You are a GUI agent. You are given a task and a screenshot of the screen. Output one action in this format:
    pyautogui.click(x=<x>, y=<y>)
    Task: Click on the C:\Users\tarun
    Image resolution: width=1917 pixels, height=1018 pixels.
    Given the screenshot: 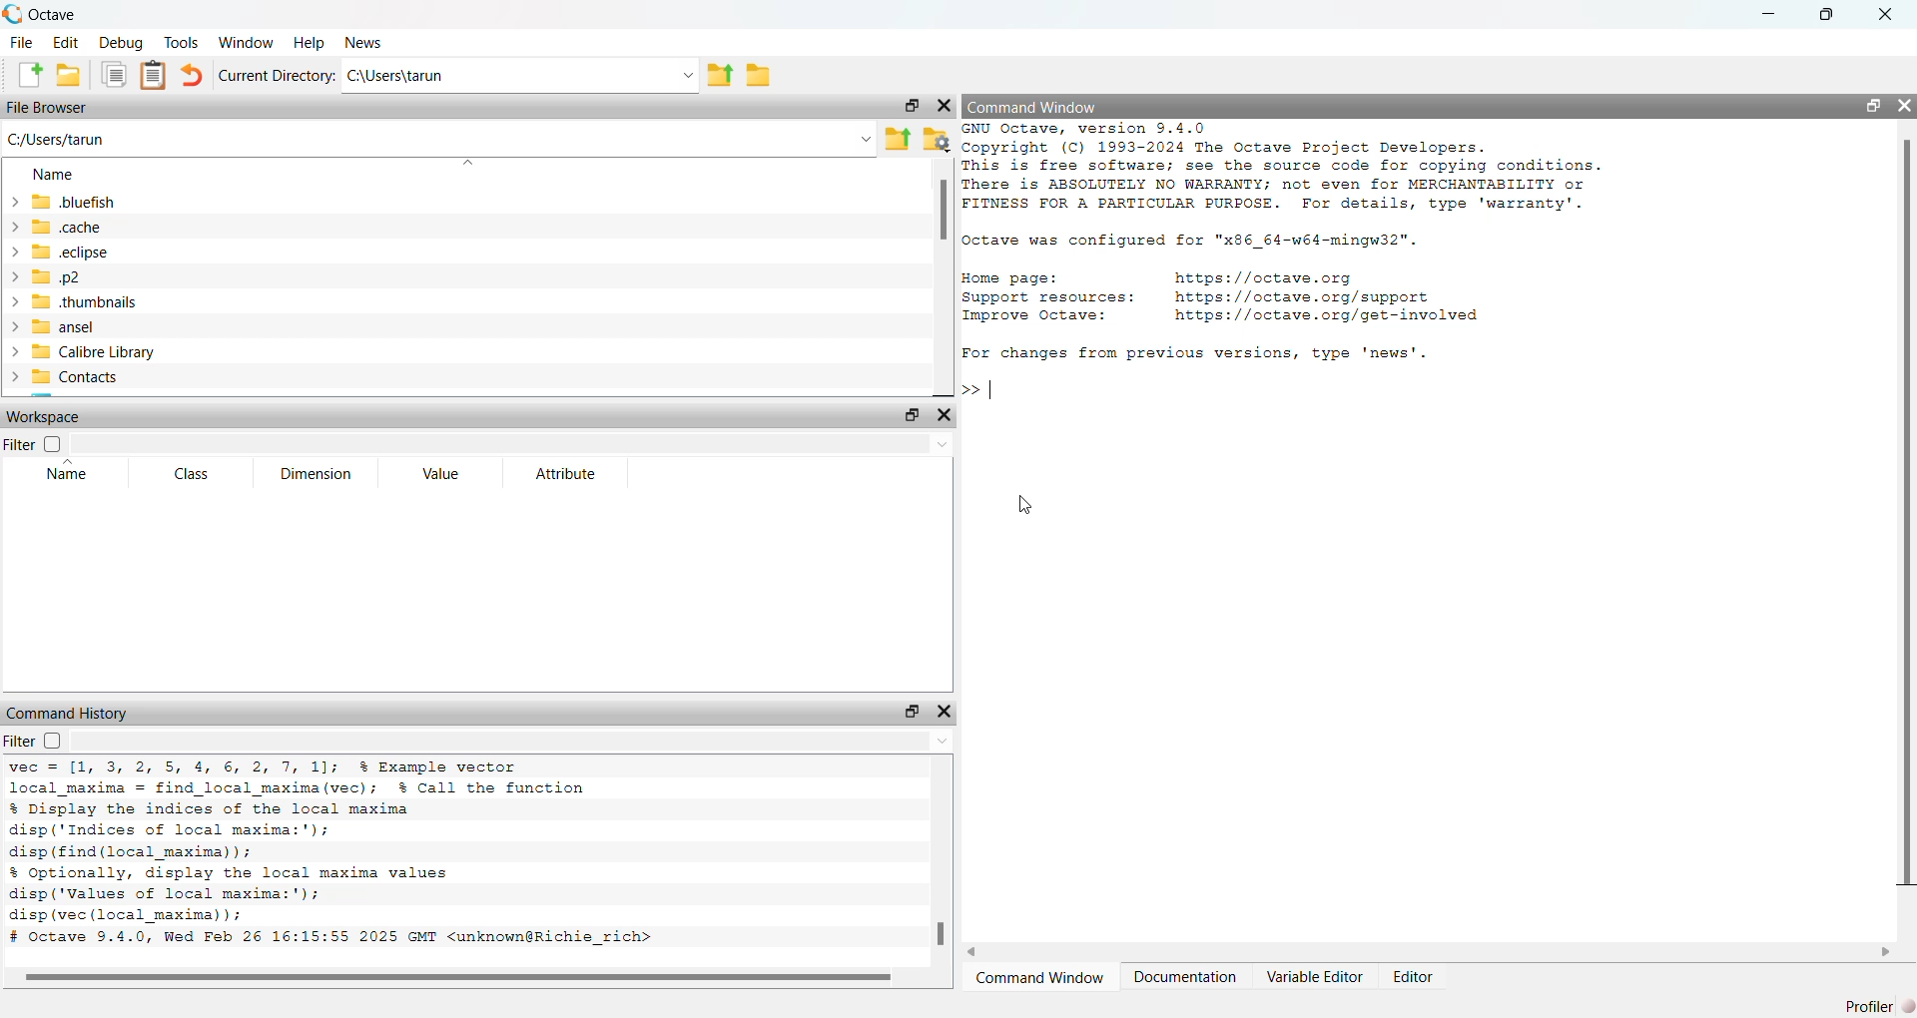 What is the action you would take?
    pyautogui.click(x=506, y=76)
    